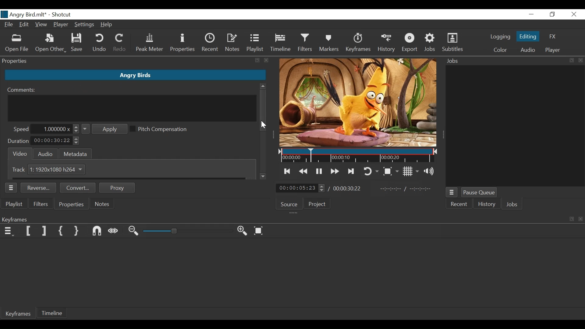 This screenshot has width=585, height=329. What do you see at coordinates (303, 171) in the screenshot?
I see `Play backward quickly` at bounding box center [303, 171].